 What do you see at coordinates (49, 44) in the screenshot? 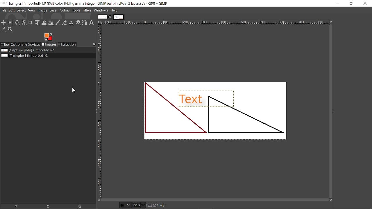
I see `Imges` at bounding box center [49, 44].